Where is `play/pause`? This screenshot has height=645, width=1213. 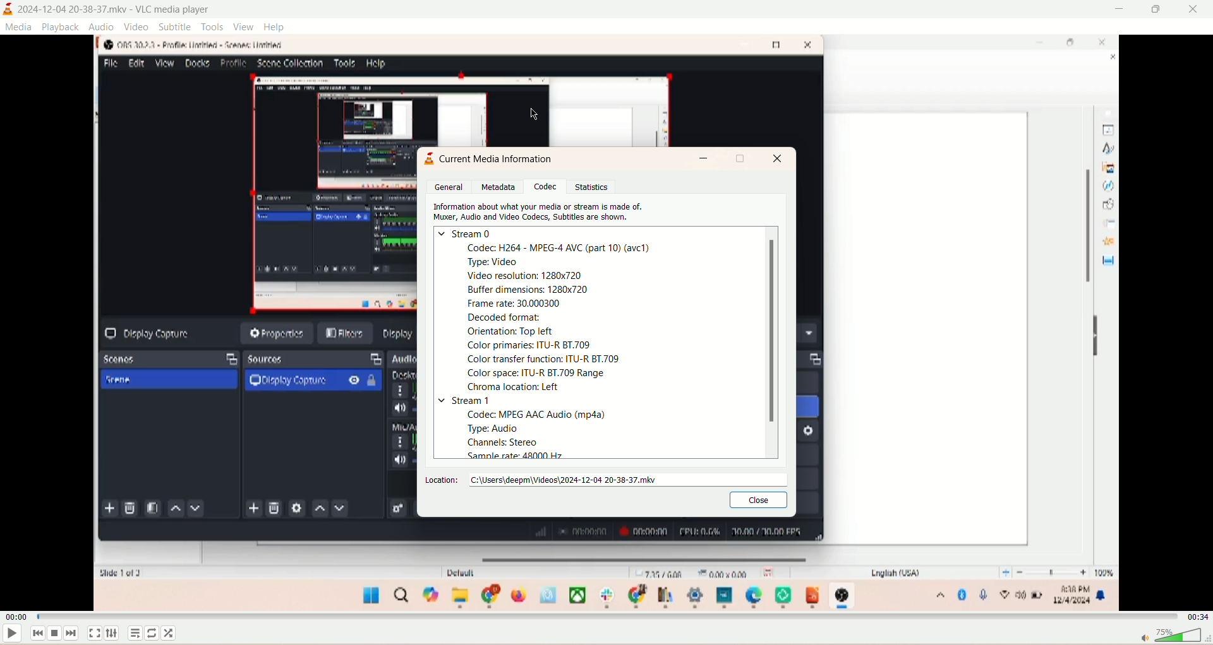 play/pause is located at coordinates (11, 636).